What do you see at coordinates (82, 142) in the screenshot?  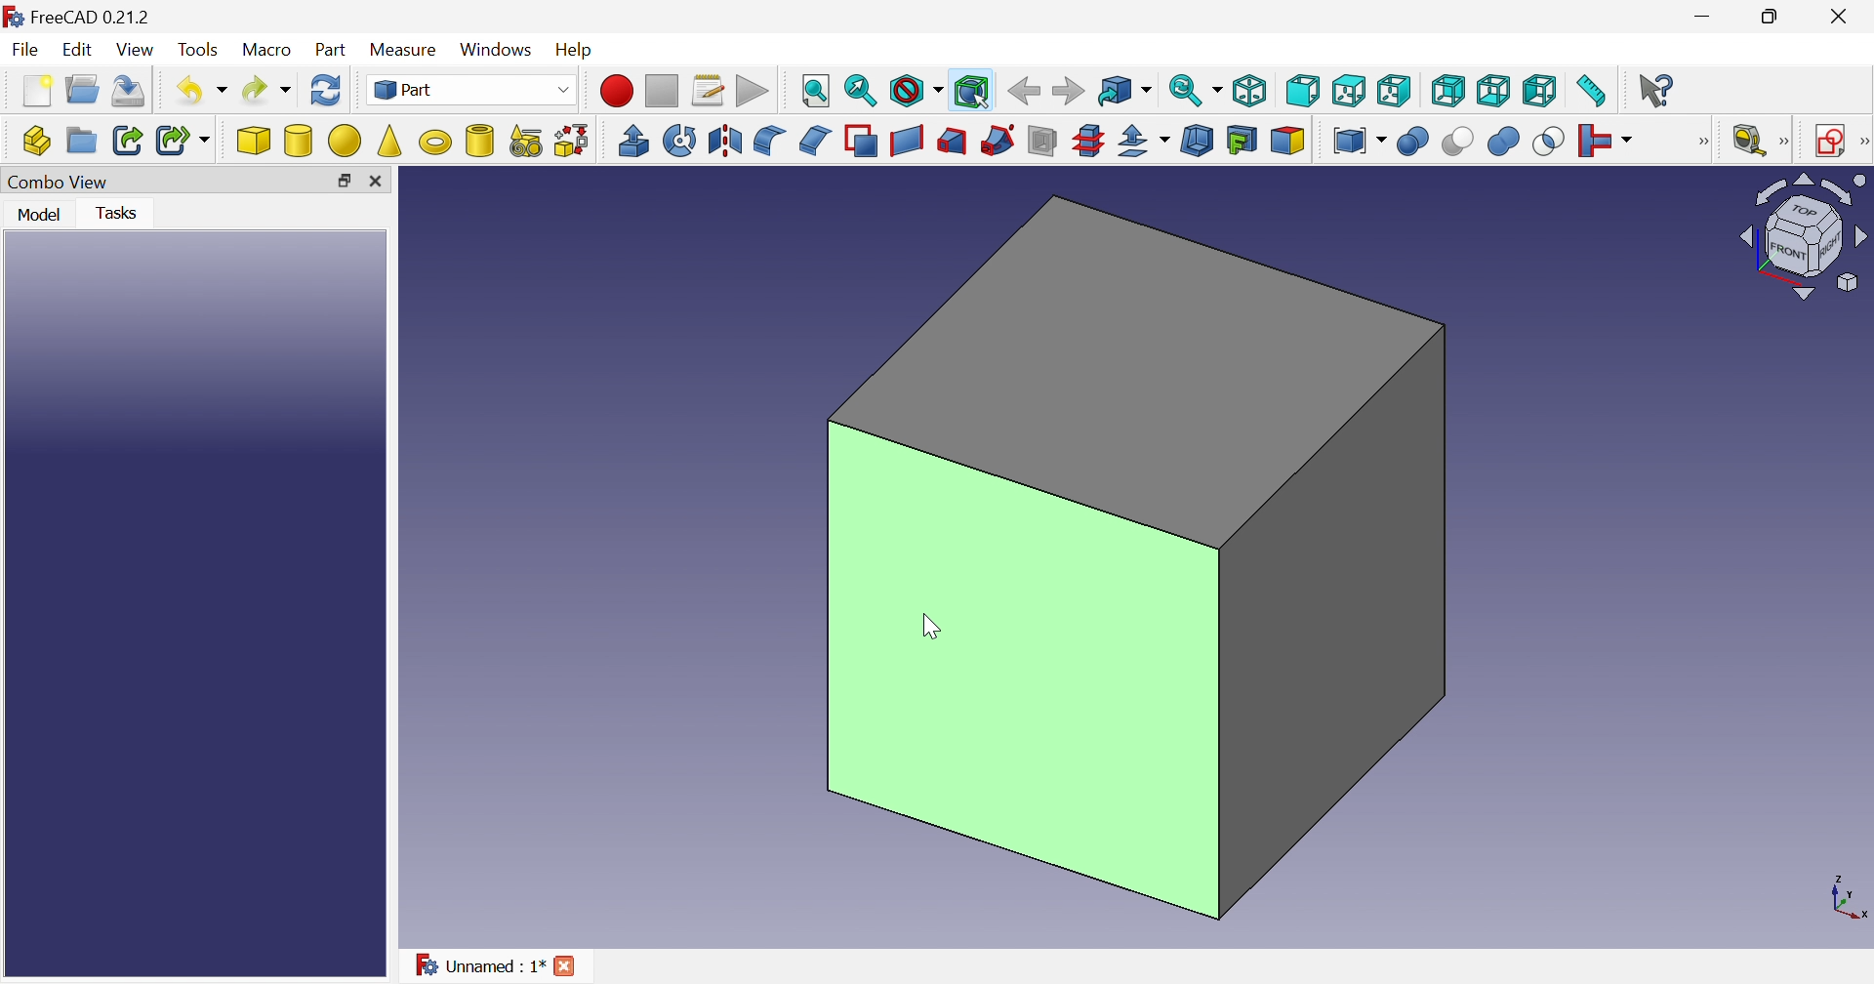 I see `Create group` at bounding box center [82, 142].